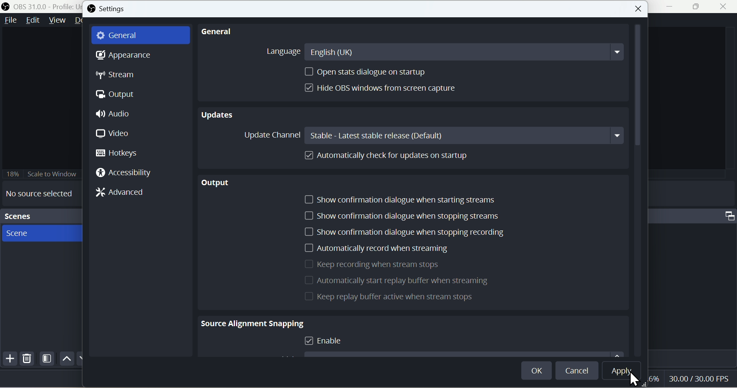 The width and height of the screenshot is (737, 388). What do you see at coordinates (698, 7) in the screenshot?
I see `Window Expand` at bounding box center [698, 7].